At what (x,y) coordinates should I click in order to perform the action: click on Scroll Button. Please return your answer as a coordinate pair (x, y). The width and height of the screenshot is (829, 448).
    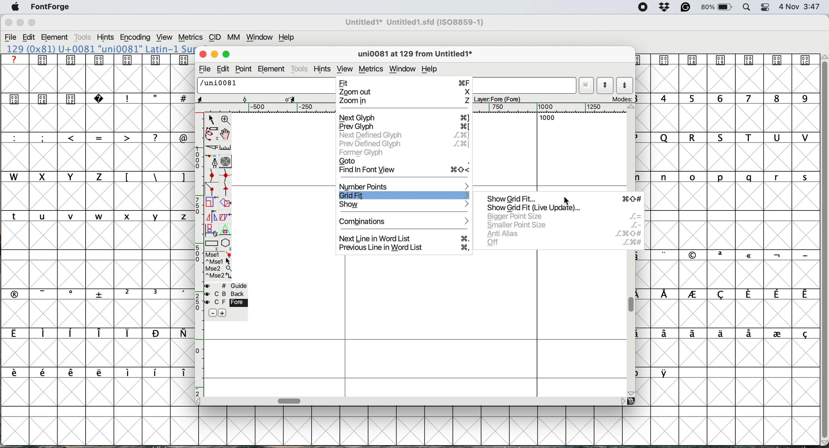
    Looking at the image, I should click on (623, 401).